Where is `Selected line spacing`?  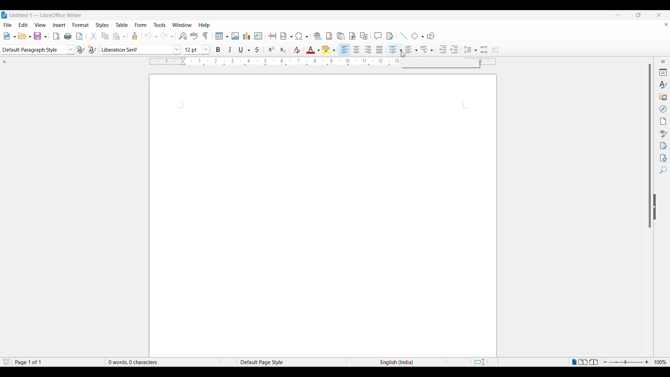
Selected line spacing is located at coordinates (470, 48).